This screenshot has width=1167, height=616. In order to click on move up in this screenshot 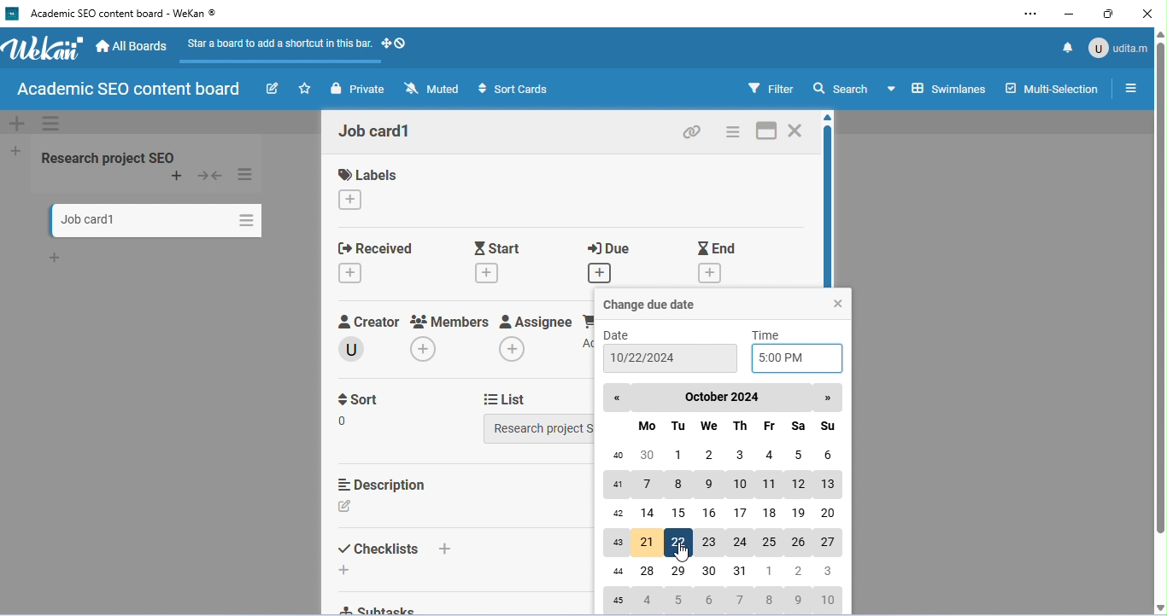, I will do `click(830, 119)`.